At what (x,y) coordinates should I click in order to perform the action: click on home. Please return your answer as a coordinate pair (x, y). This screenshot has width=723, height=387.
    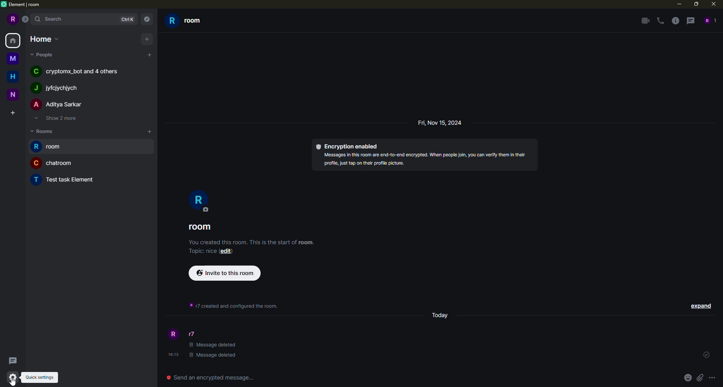
    Looking at the image, I should click on (15, 76).